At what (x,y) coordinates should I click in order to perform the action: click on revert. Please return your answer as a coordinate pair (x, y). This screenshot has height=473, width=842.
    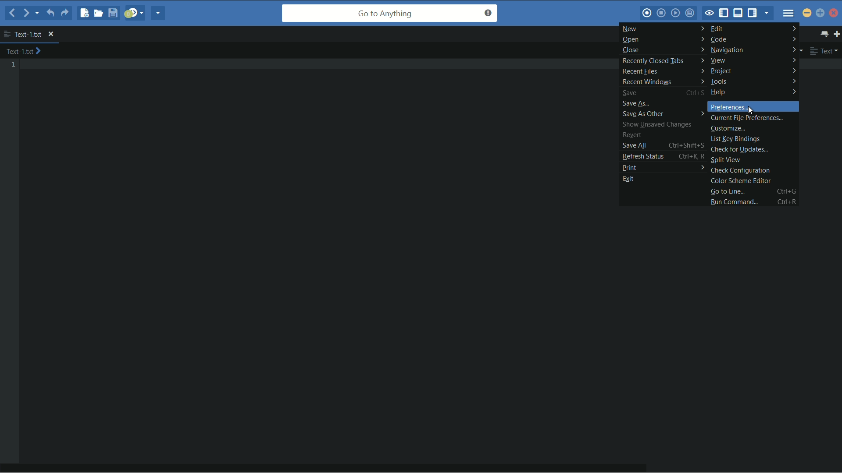
    Looking at the image, I should click on (631, 135).